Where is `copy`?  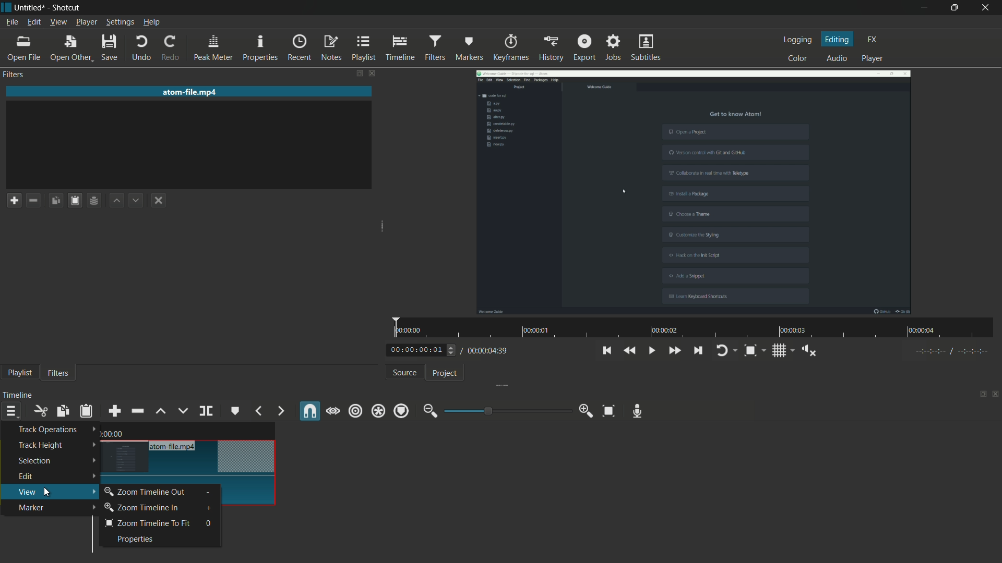
copy is located at coordinates (62, 411).